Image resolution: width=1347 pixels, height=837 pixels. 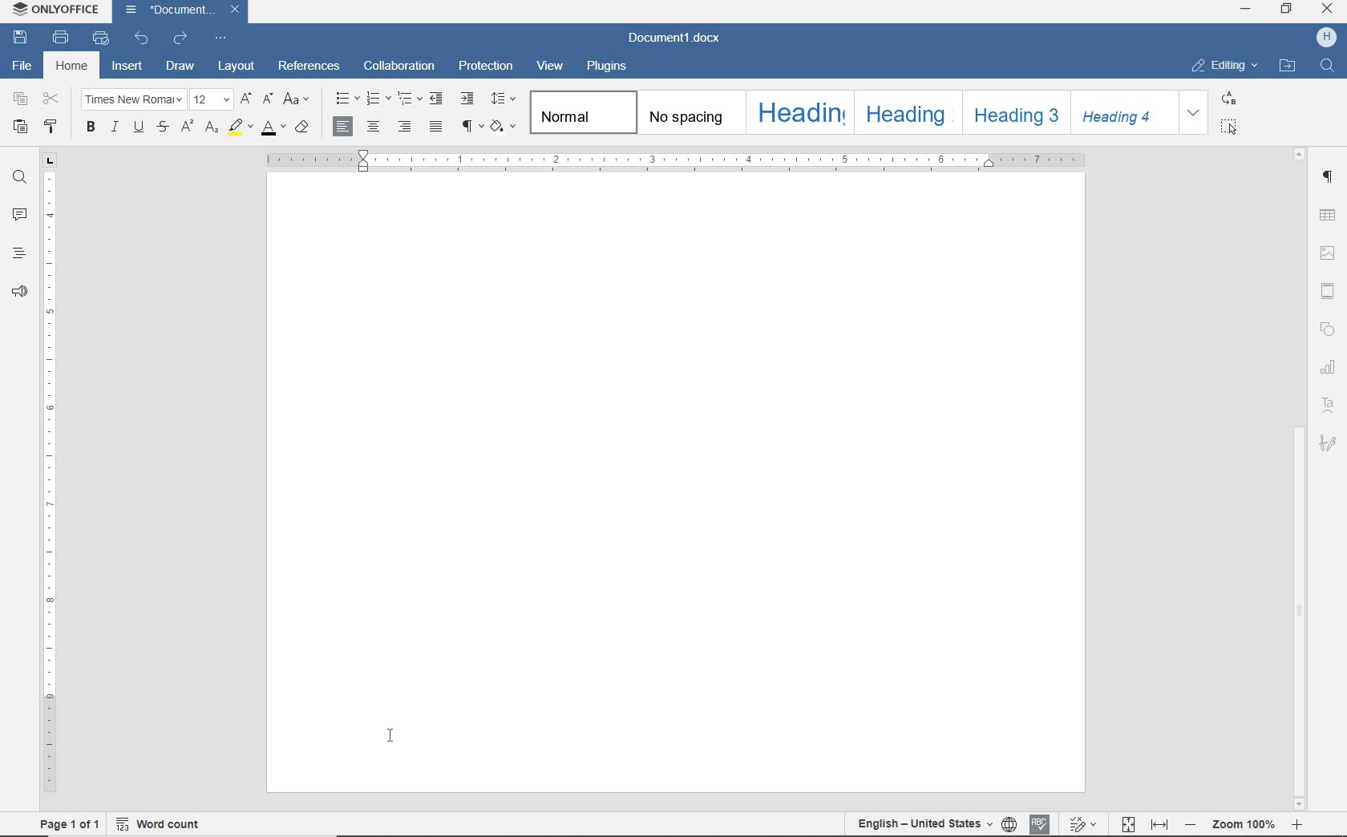 What do you see at coordinates (102, 39) in the screenshot?
I see `quick print` at bounding box center [102, 39].